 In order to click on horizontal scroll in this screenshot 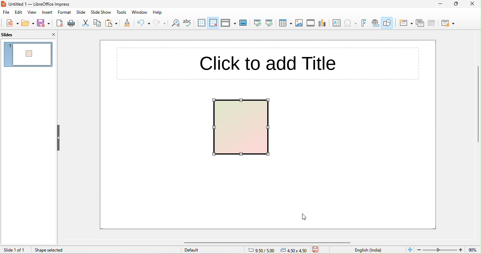, I will do `click(261, 242)`.